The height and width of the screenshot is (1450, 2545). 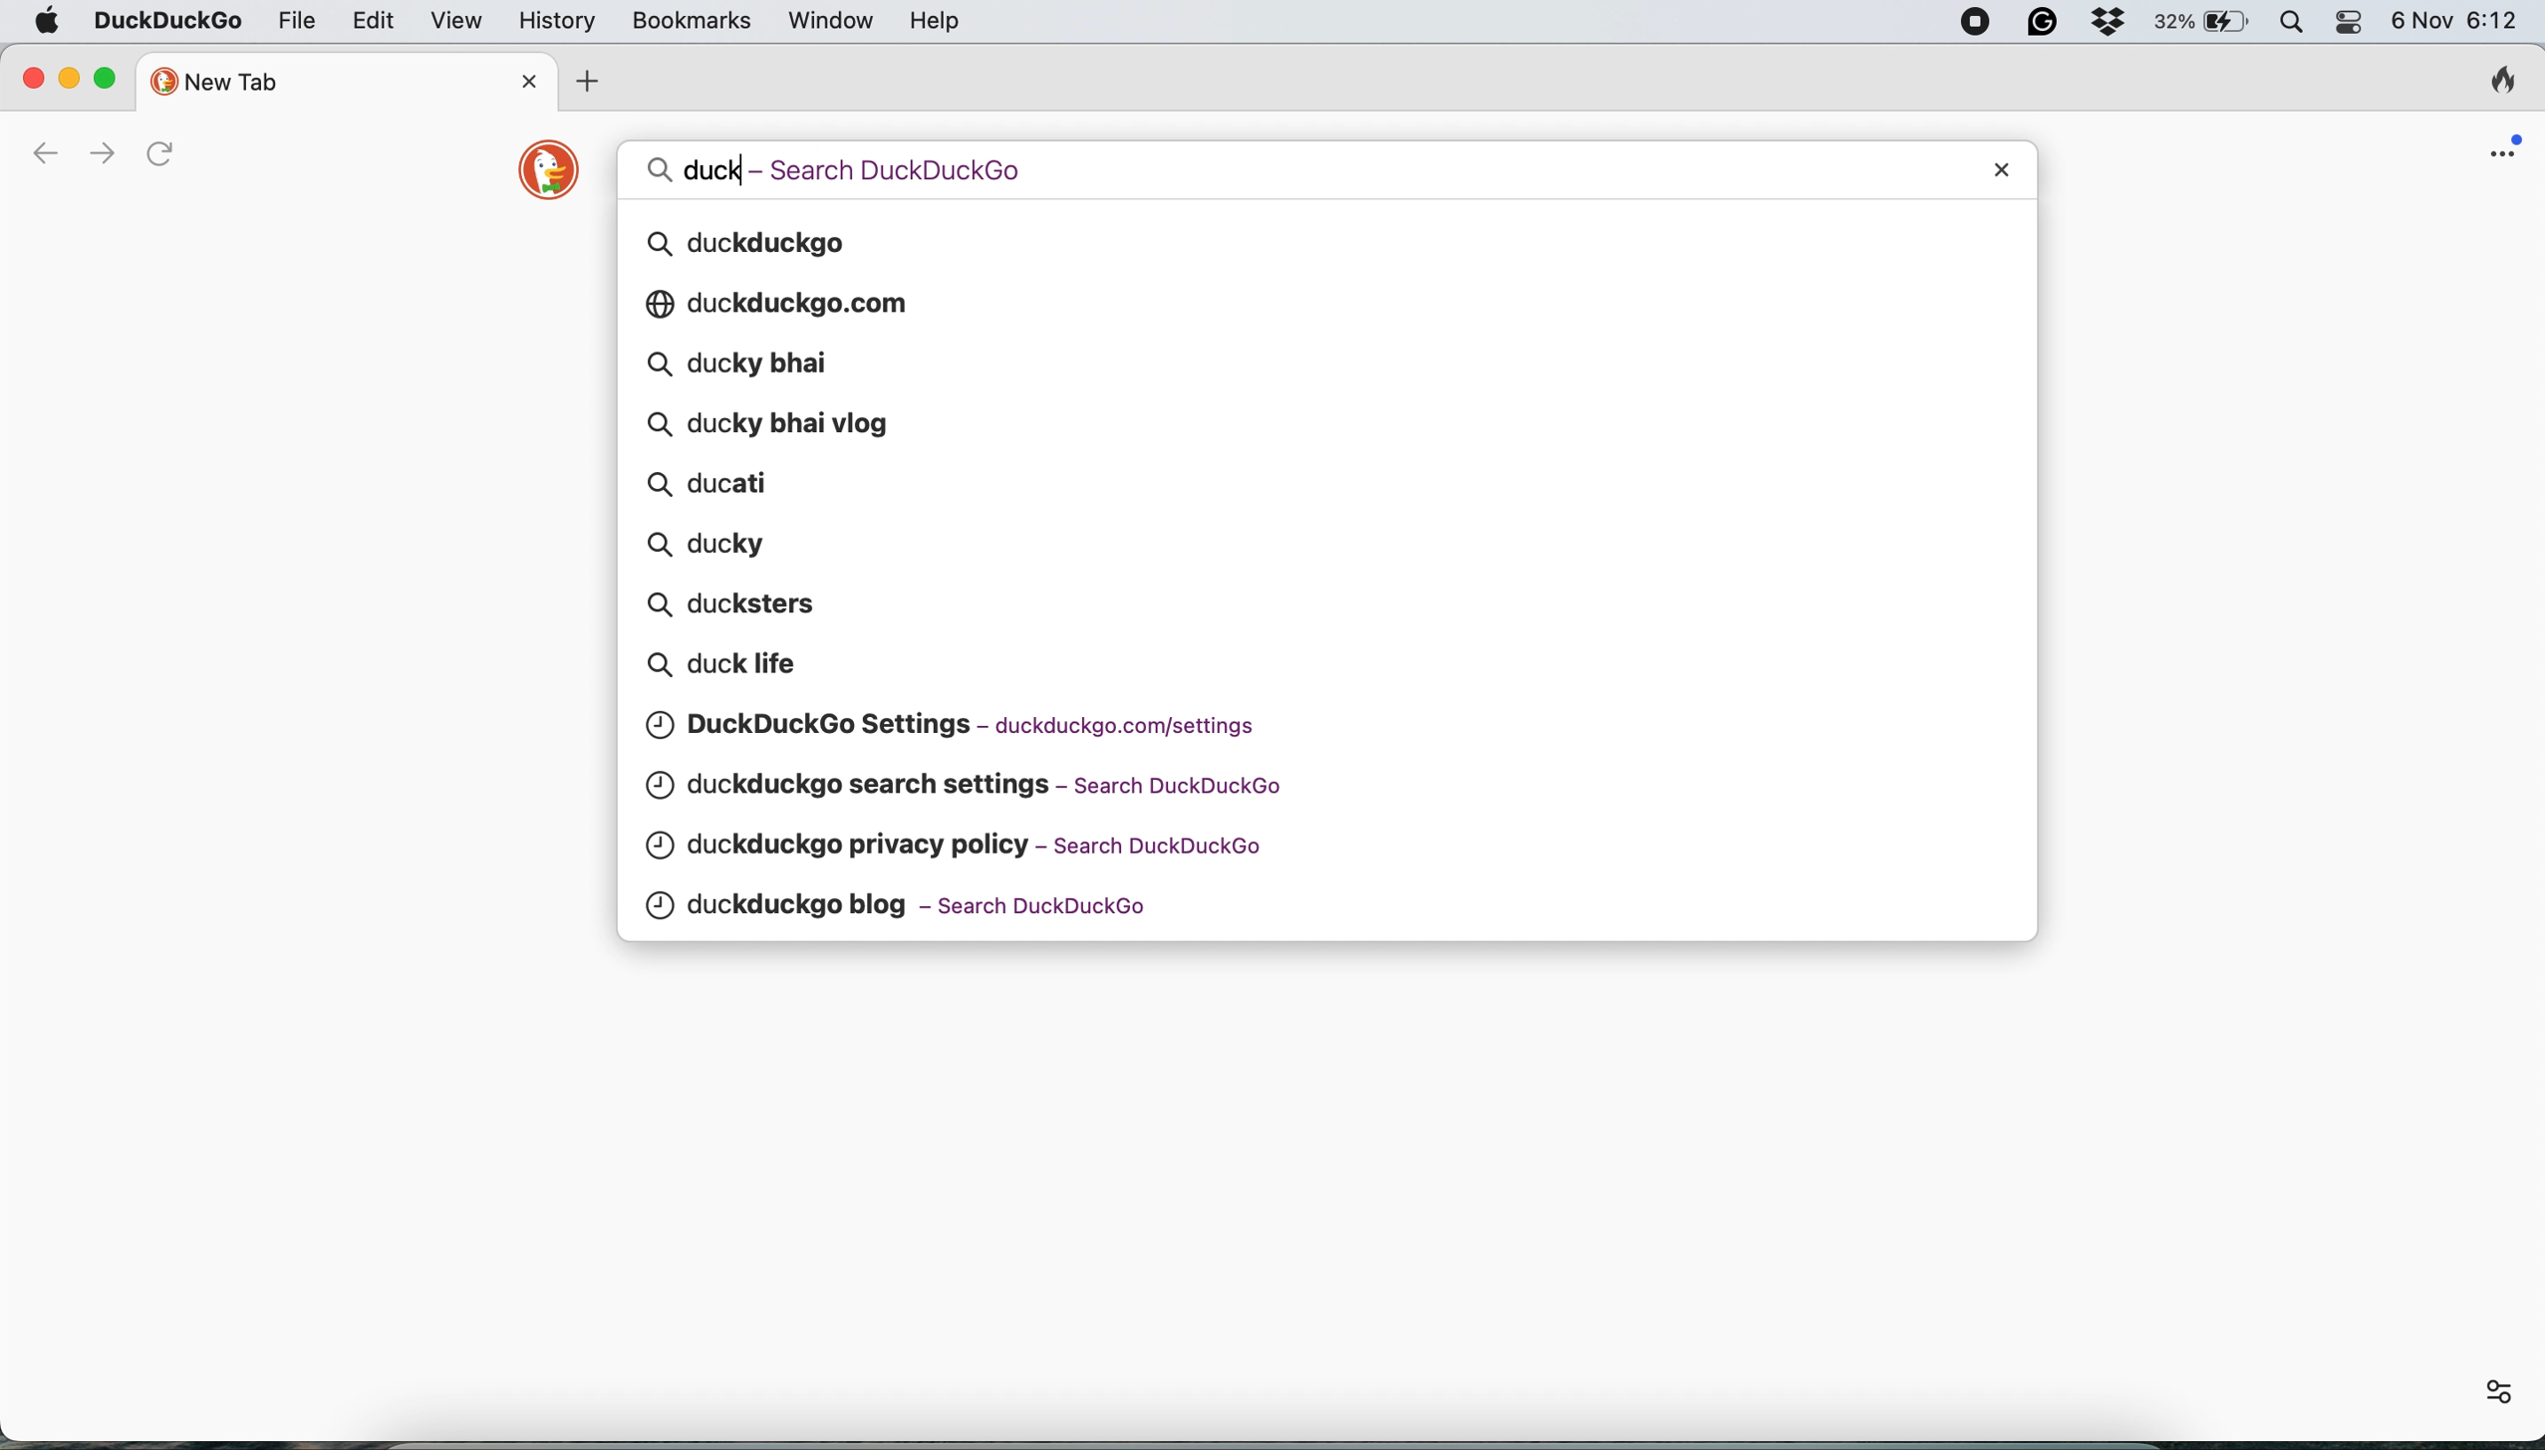 I want to click on duckduckgo logo, so click(x=541, y=173).